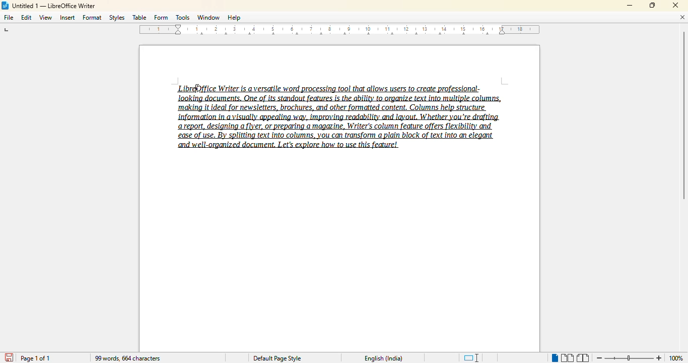  Describe the element at coordinates (340, 30) in the screenshot. I see `ruler` at that location.